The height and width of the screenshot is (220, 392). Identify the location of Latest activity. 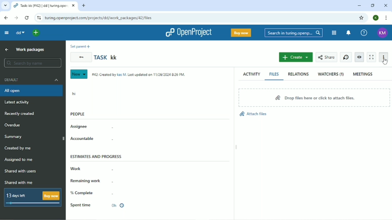
(17, 102).